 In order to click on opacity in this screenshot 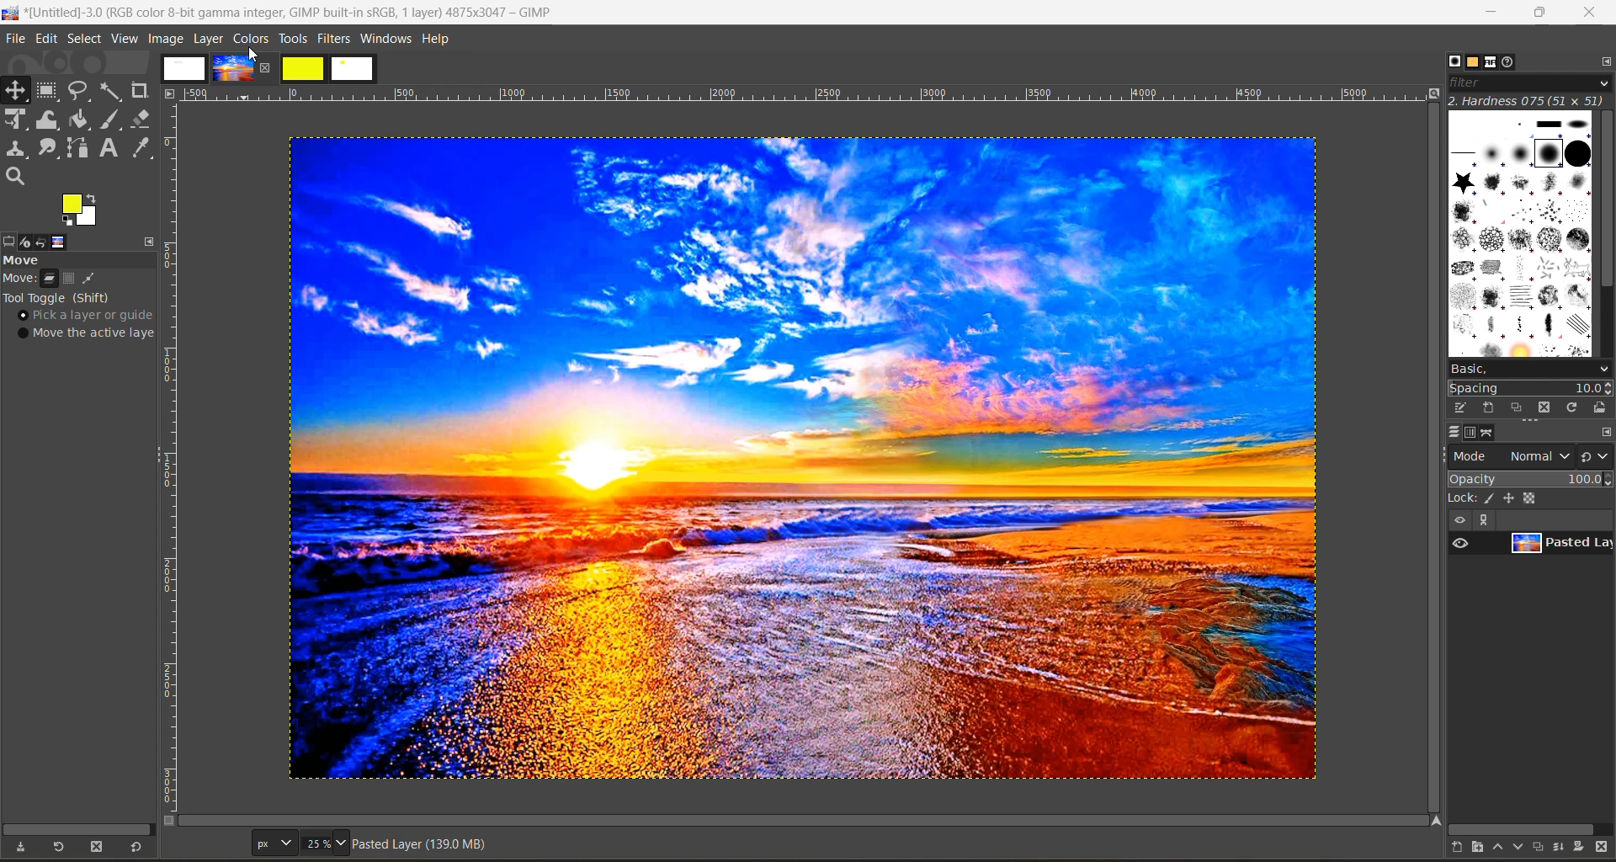, I will do `click(1530, 478)`.